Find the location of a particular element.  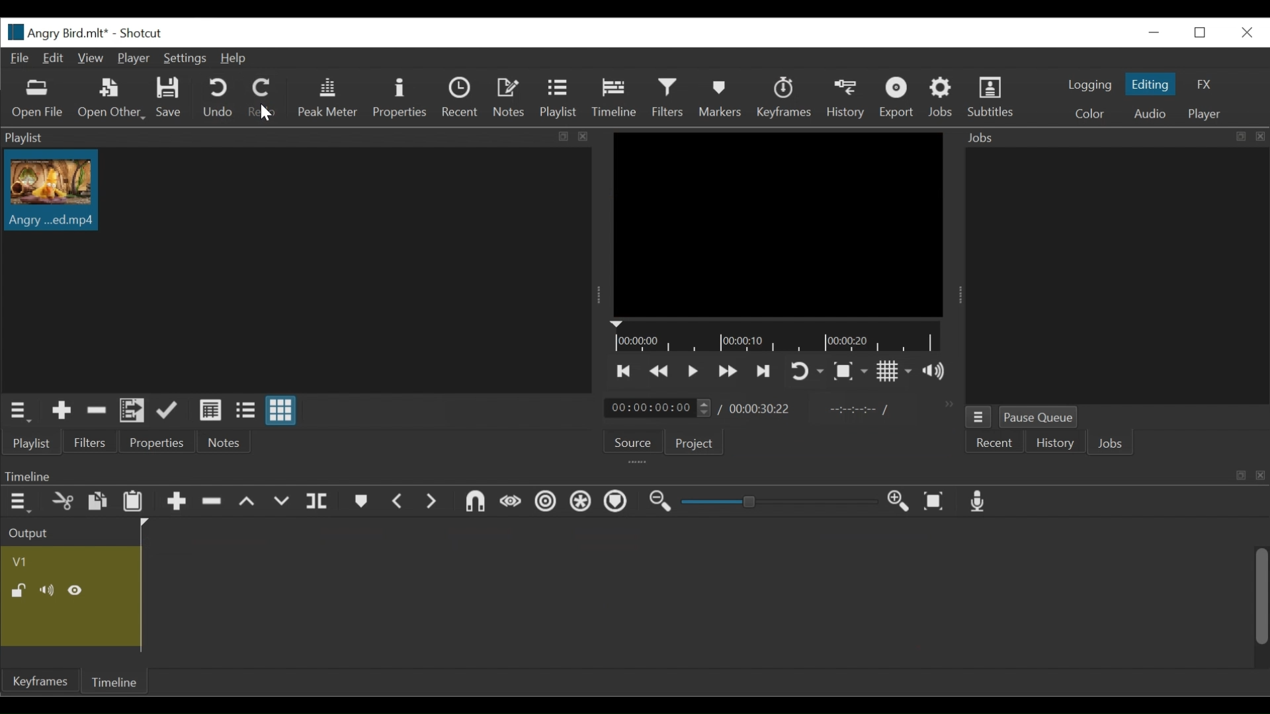

History is located at coordinates (846, 99).